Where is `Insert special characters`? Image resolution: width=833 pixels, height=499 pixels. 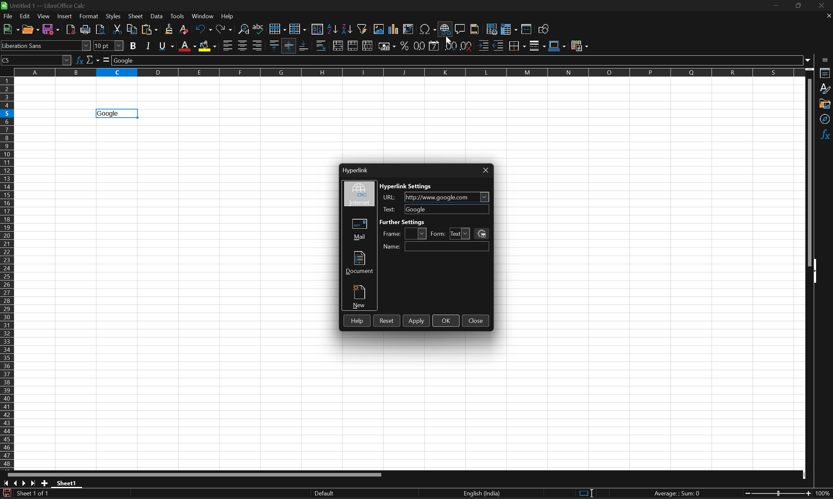
Insert special characters is located at coordinates (428, 30).